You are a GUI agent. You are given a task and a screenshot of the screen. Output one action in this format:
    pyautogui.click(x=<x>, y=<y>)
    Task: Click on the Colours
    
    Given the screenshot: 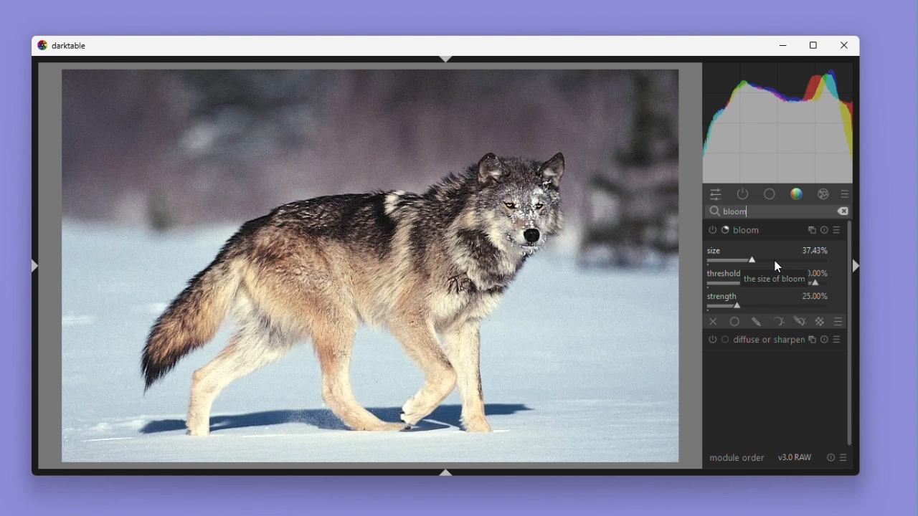 What is the action you would take?
    pyautogui.click(x=797, y=193)
    